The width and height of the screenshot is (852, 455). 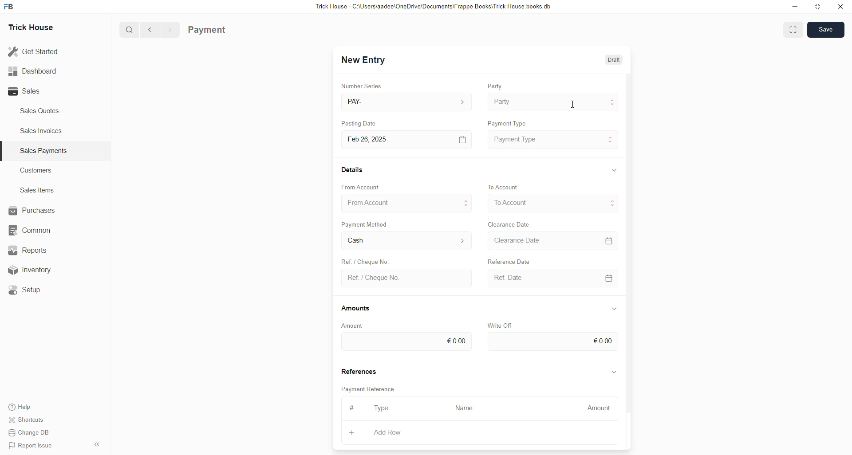 What do you see at coordinates (44, 131) in the screenshot?
I see `Sales Invoices` at bounding box center [44, 131].